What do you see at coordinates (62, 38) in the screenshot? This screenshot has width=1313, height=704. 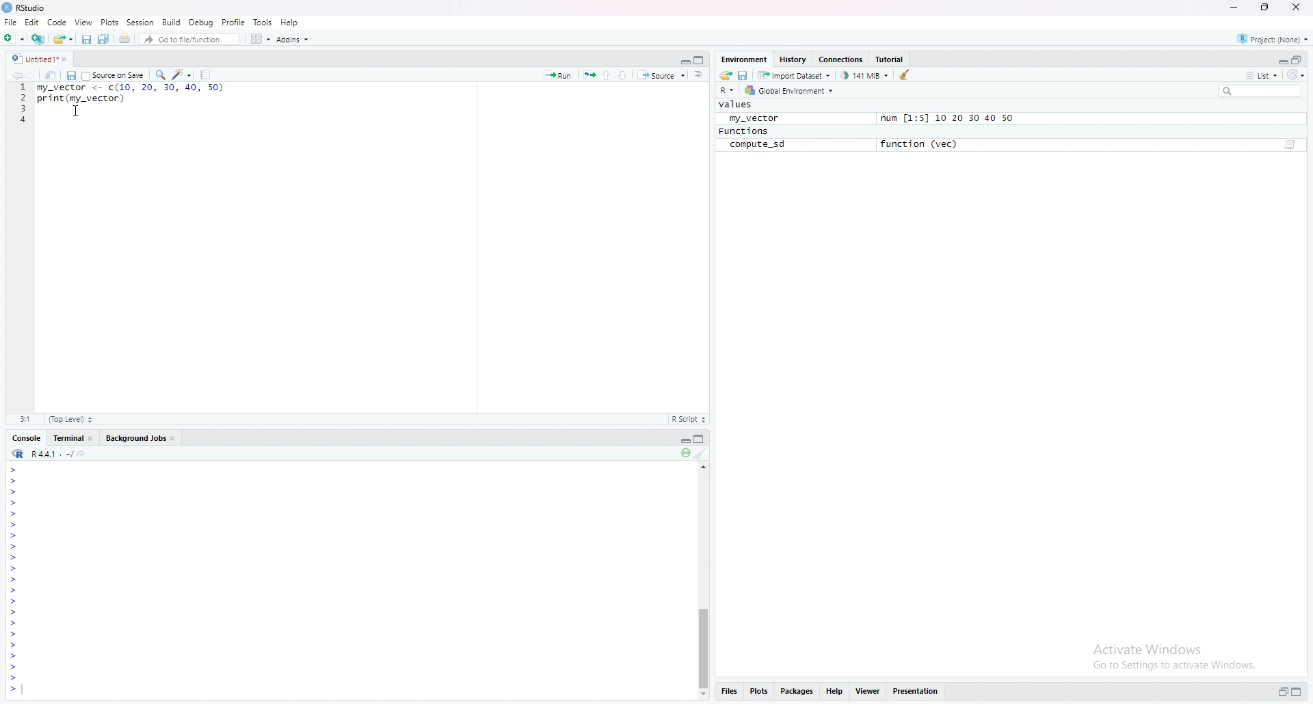 I see `Open an existing file (Ctrl + O)` at bounding box center [62, 38].